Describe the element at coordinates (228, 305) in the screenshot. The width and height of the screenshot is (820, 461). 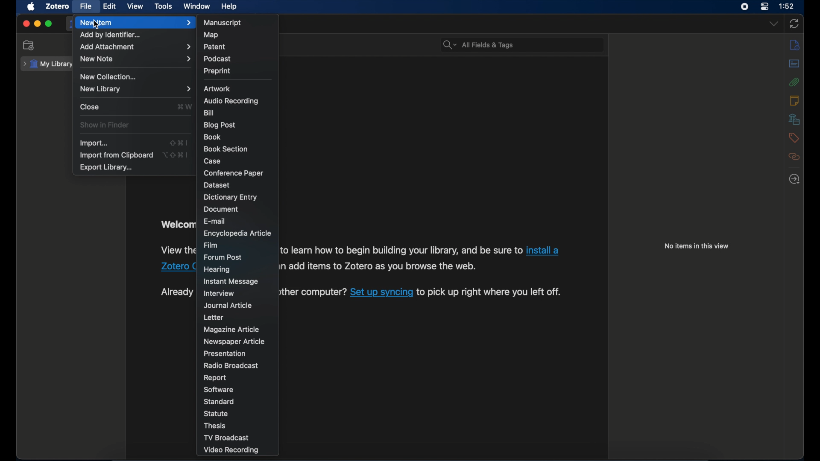
I see `journal article` at that location.